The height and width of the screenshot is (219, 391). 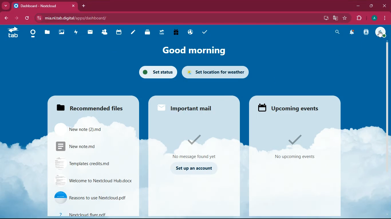 I want to click on set location, so click(x=218, y=73).